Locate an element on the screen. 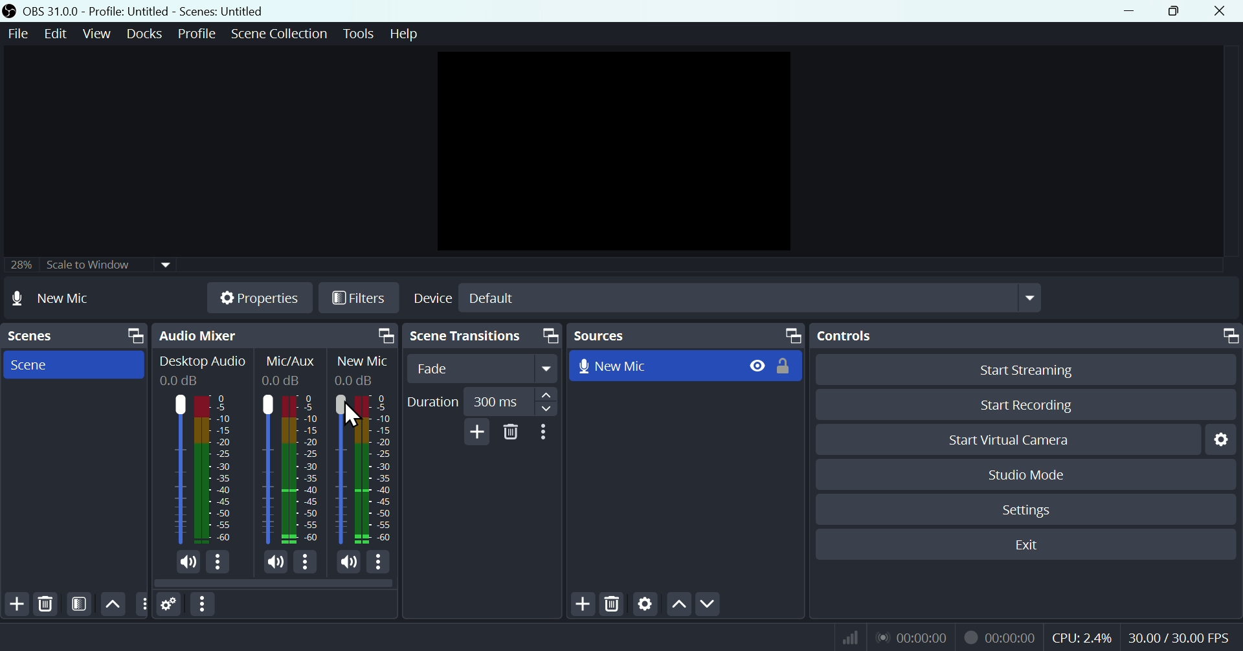 This screenshot has width=1243, height=651. Scene is located at coordinates (71, 364).